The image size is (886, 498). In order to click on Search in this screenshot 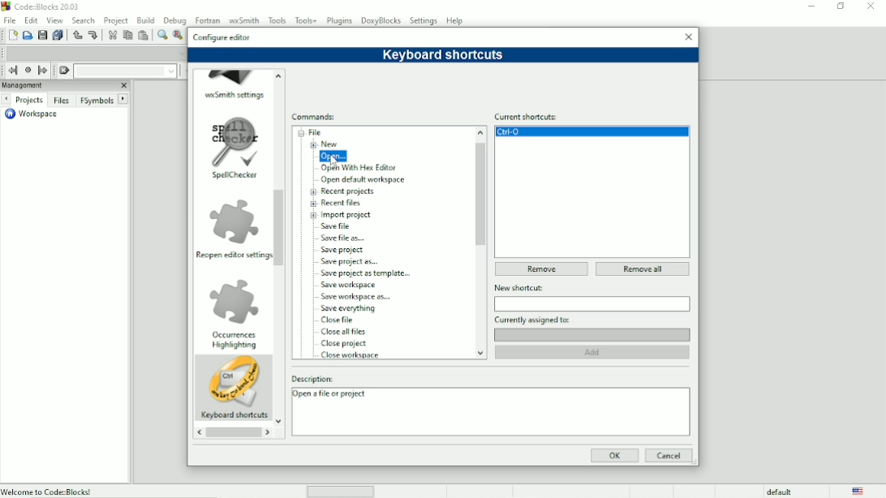, I will do `click(84, 19)`.